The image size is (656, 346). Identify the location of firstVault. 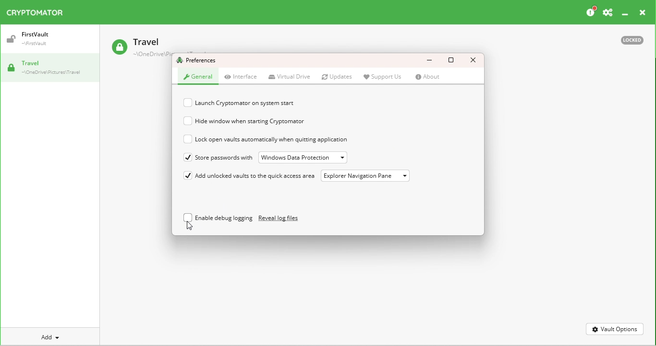
(39, 40).